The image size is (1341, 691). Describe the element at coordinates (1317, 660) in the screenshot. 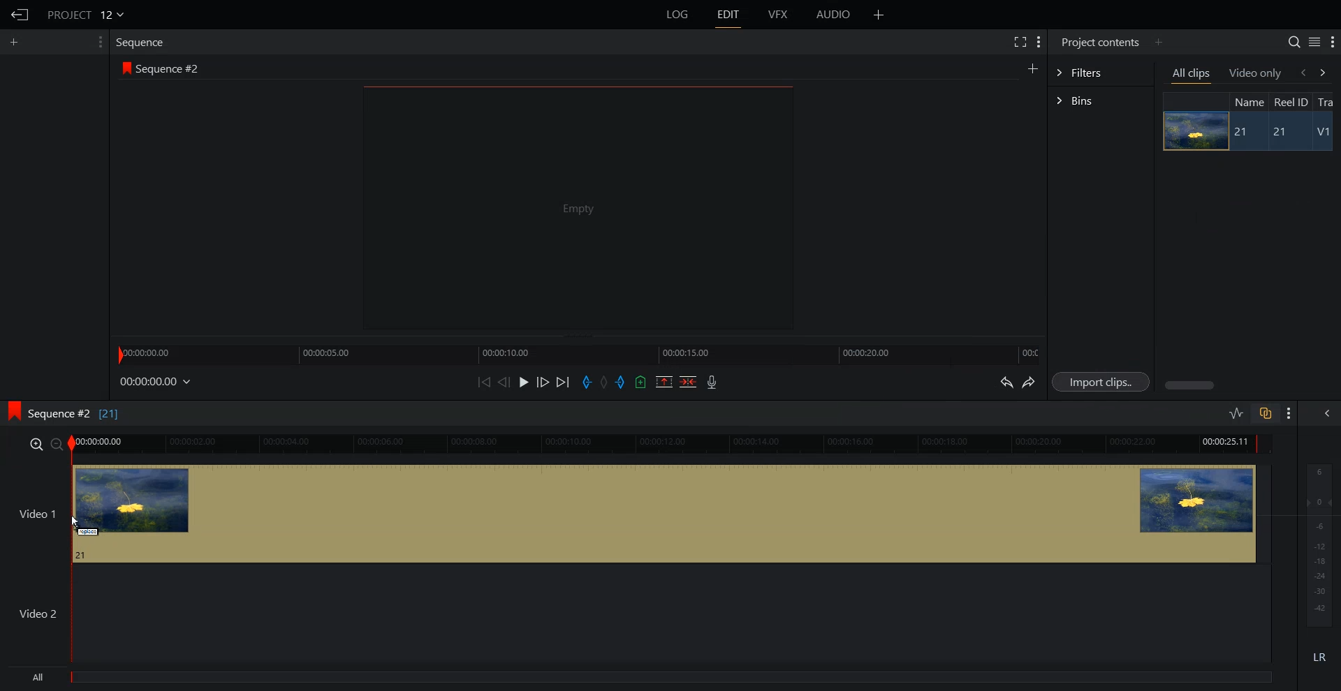

I see `LR` at that location.